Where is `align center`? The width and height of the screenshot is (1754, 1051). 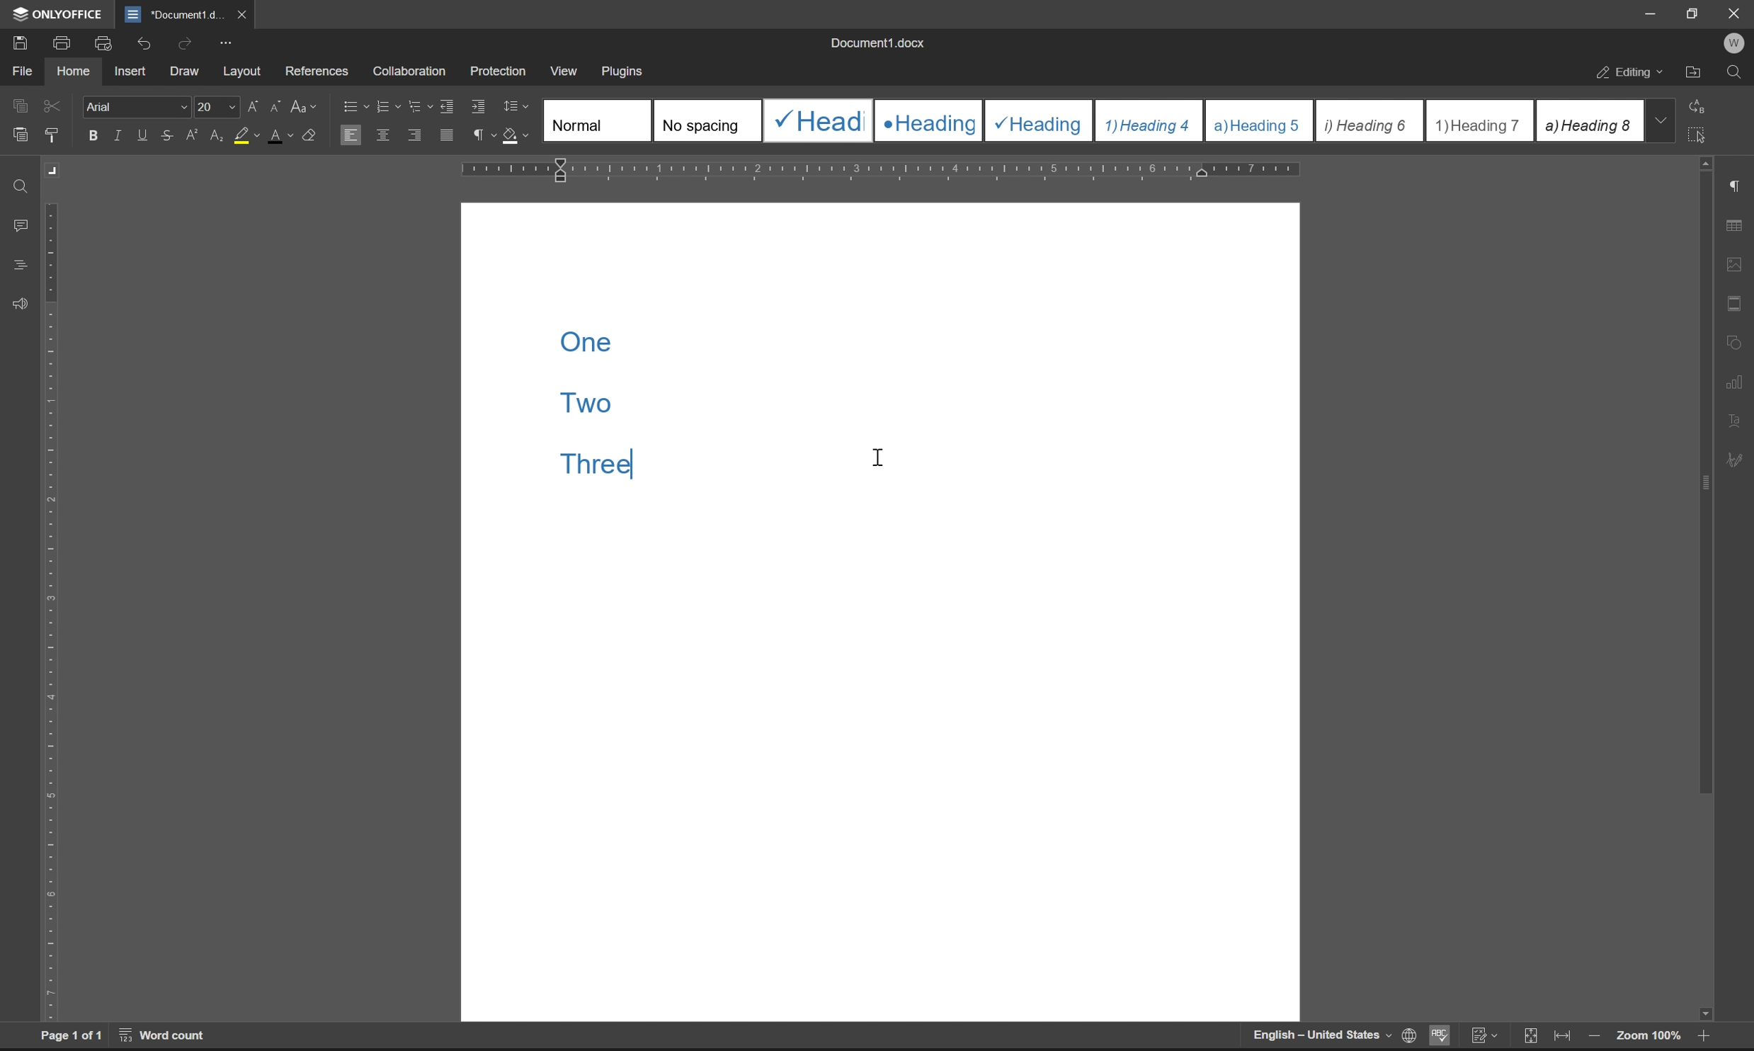
align center is located at coordinates (384, 134).